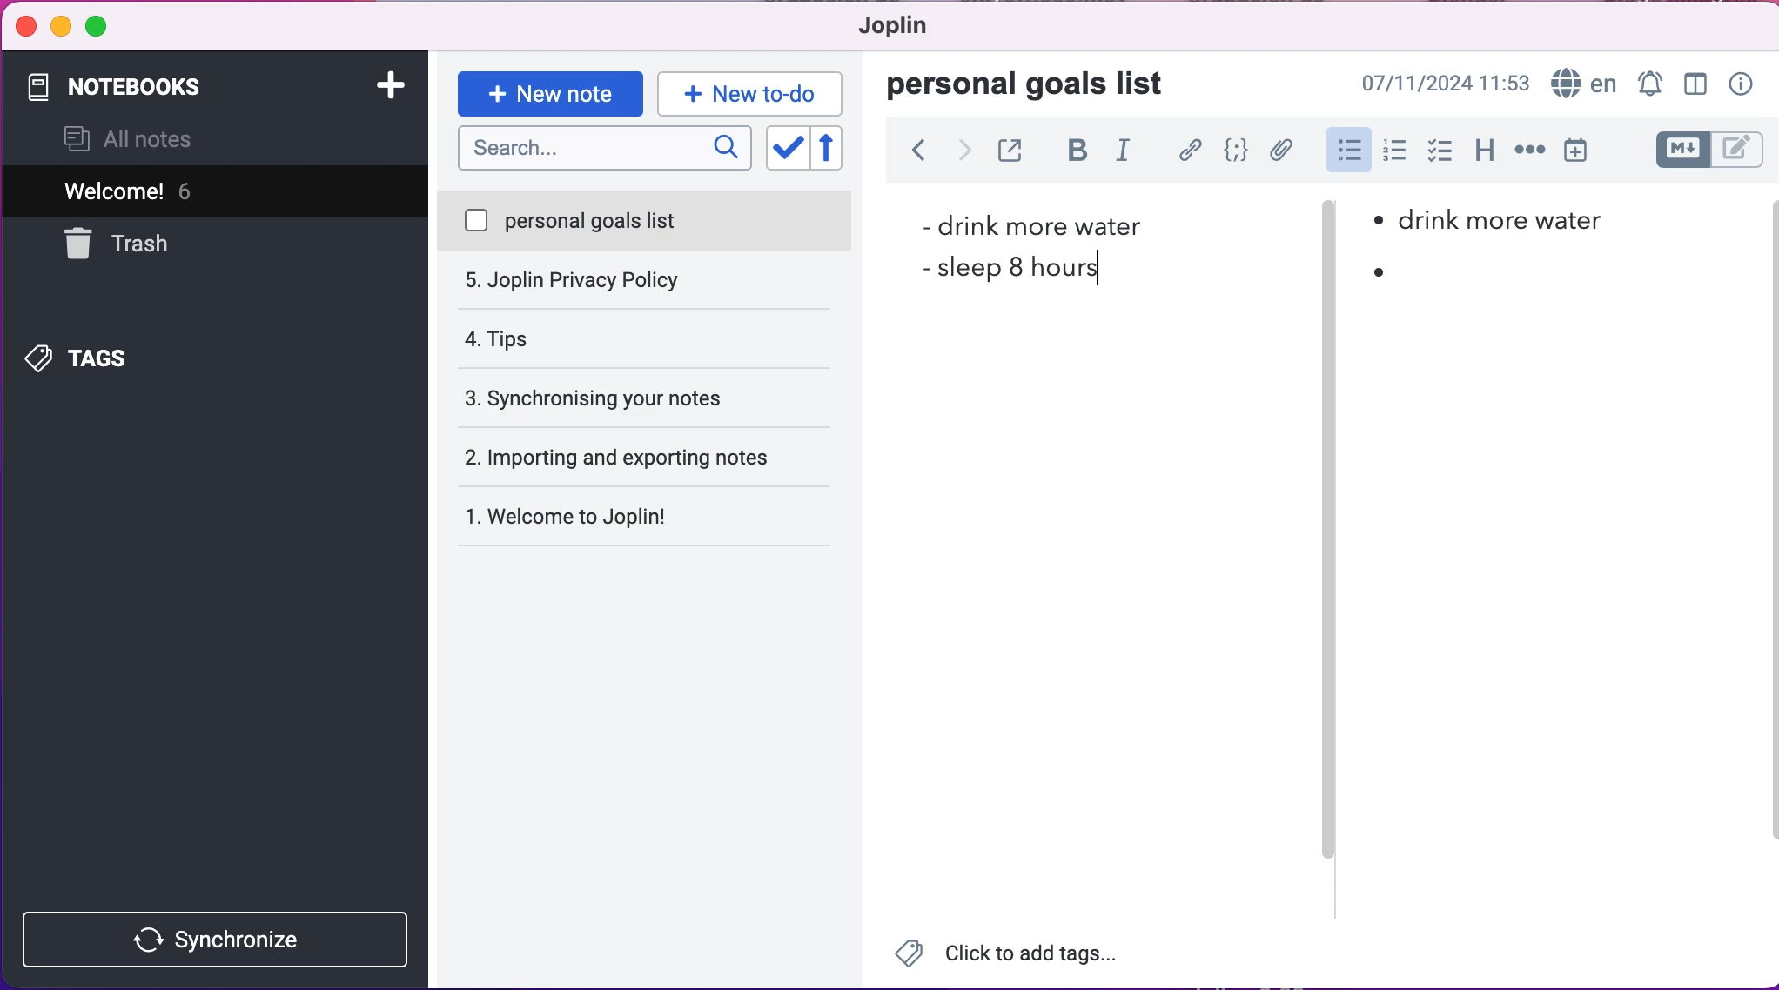  What do you see at coordinates (112, 355) in the screenshot?
I see `tags` at bounding box center [112, 355].